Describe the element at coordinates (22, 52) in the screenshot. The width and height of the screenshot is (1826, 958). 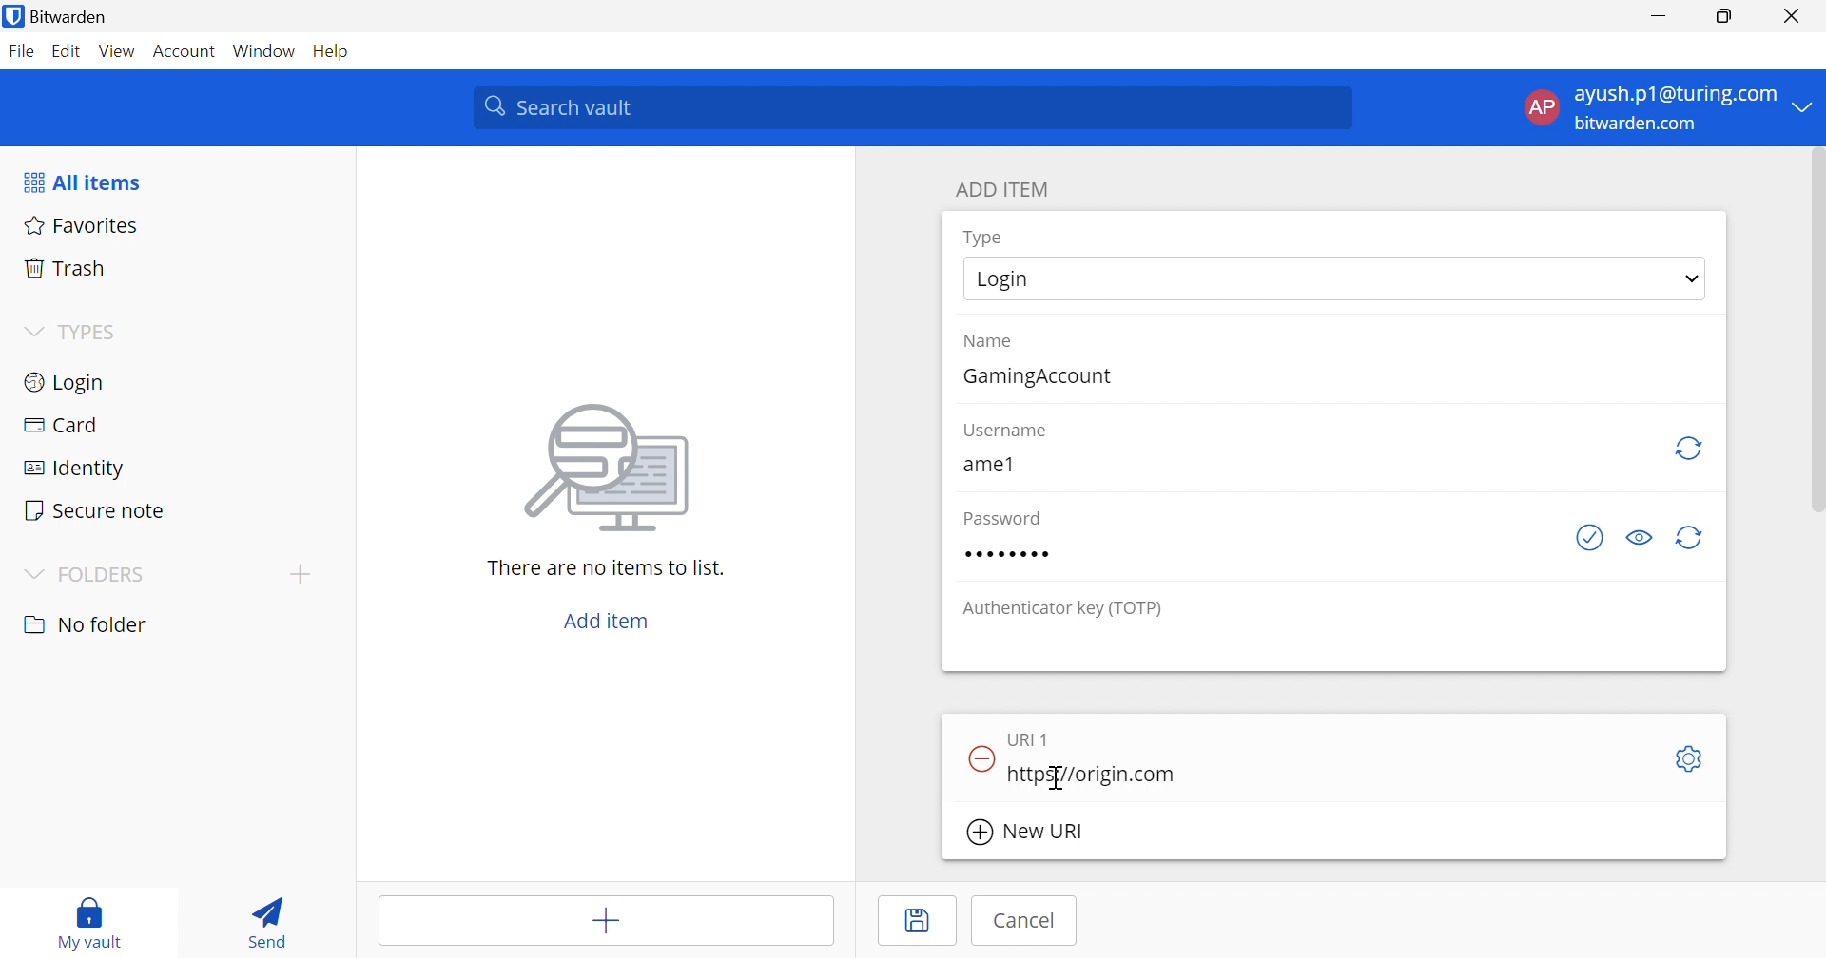
I see `File` at that location.